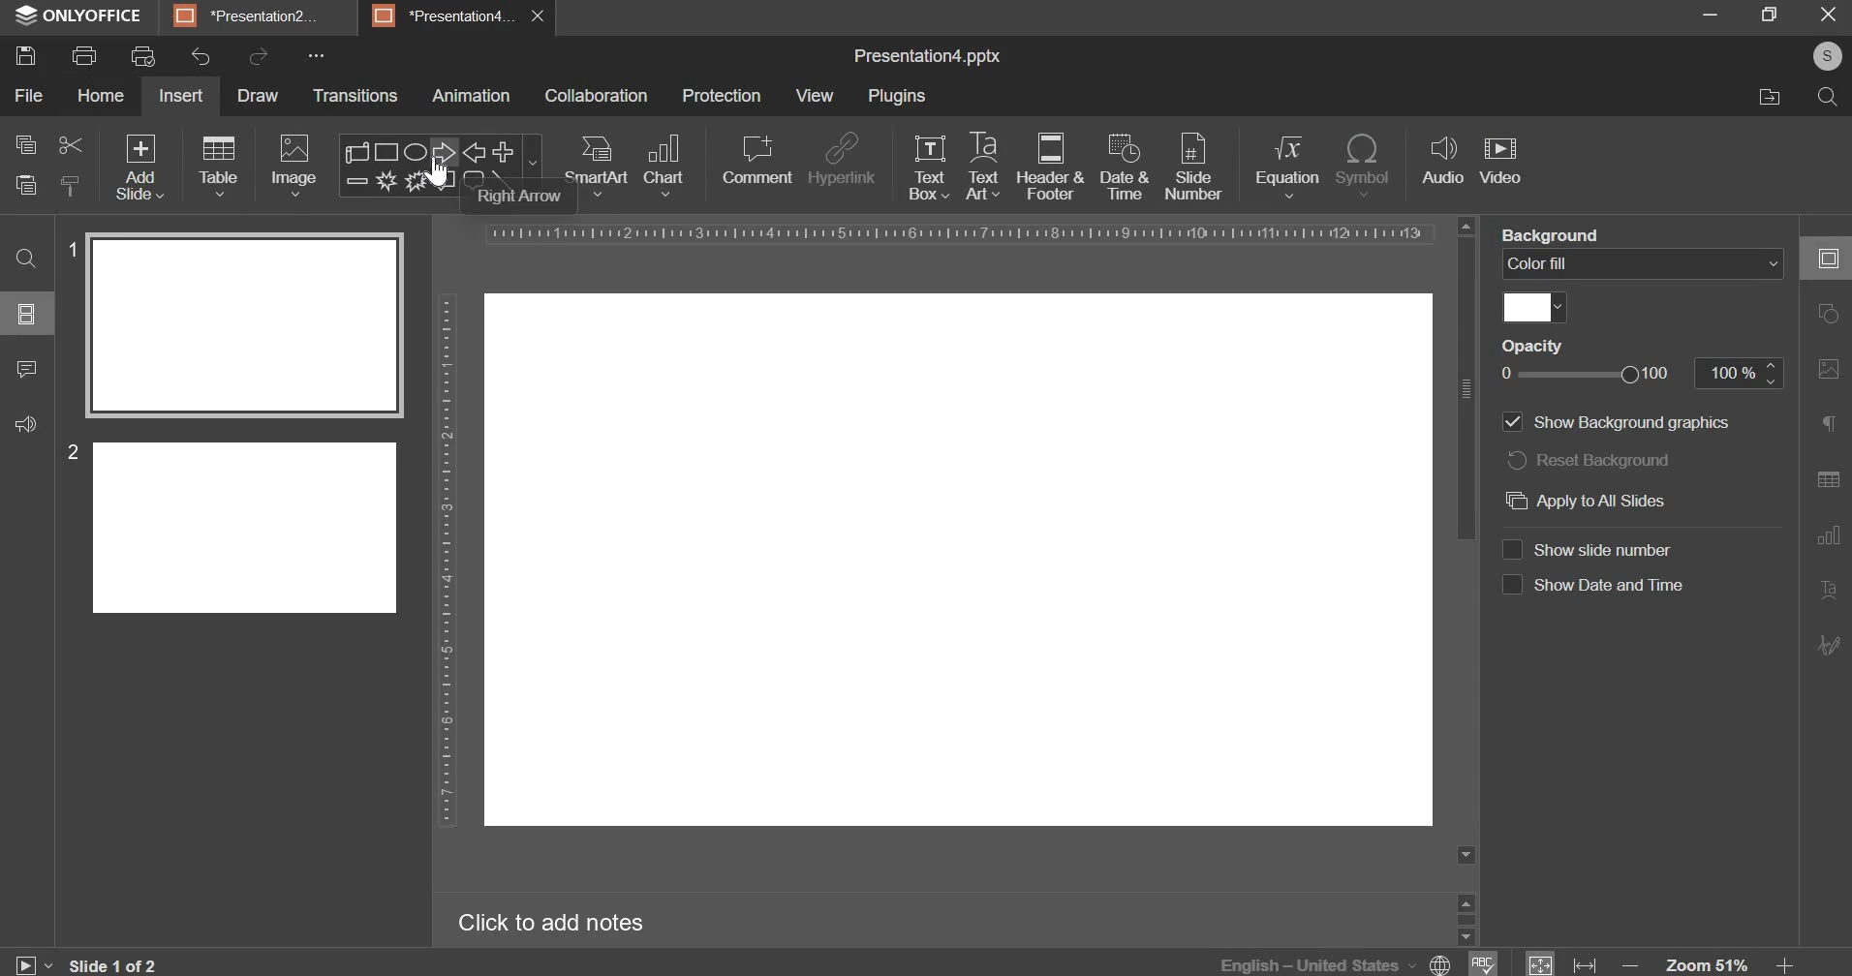 The image size is (1852, 976). What do you see at coordinates (554, 925) in the screenshot?
I see `Click to add notes` at bounding box center [554, 925].